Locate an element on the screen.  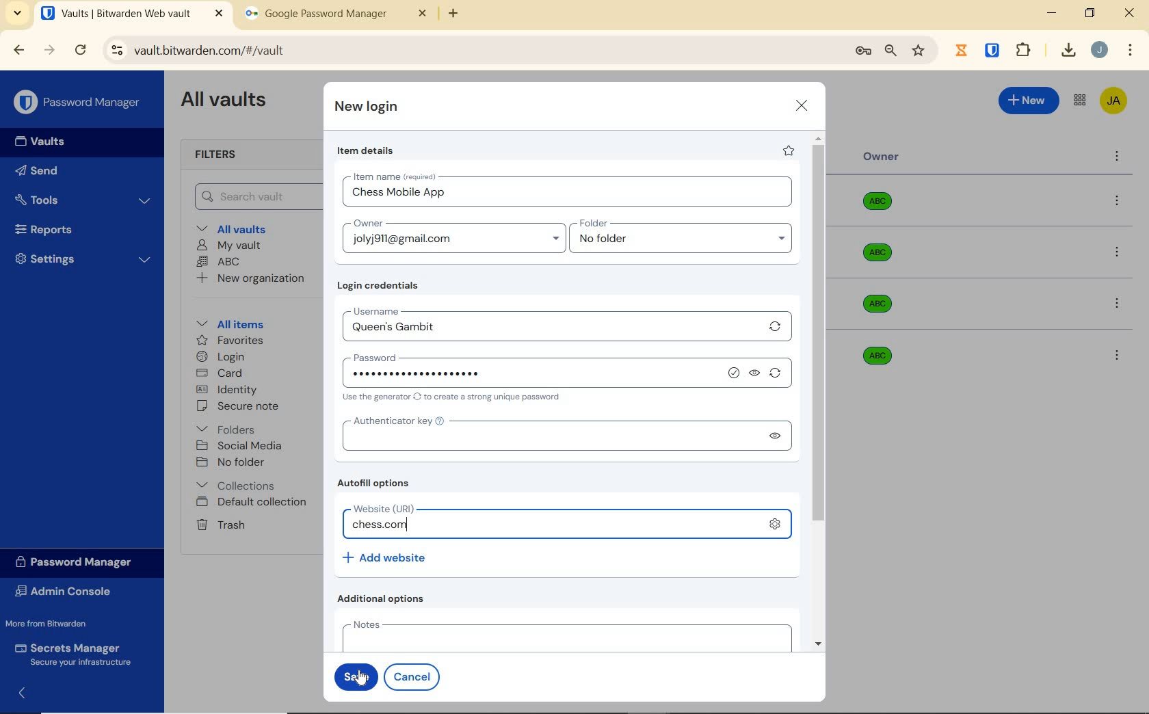
Owner organization is located at coordinates (874, 354).